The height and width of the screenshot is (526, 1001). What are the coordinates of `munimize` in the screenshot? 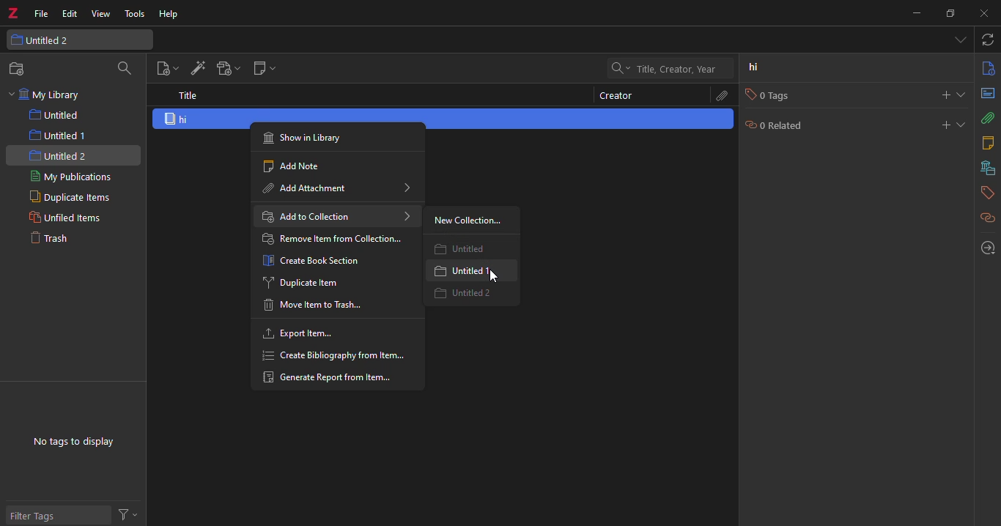 It's located at (915, 12).